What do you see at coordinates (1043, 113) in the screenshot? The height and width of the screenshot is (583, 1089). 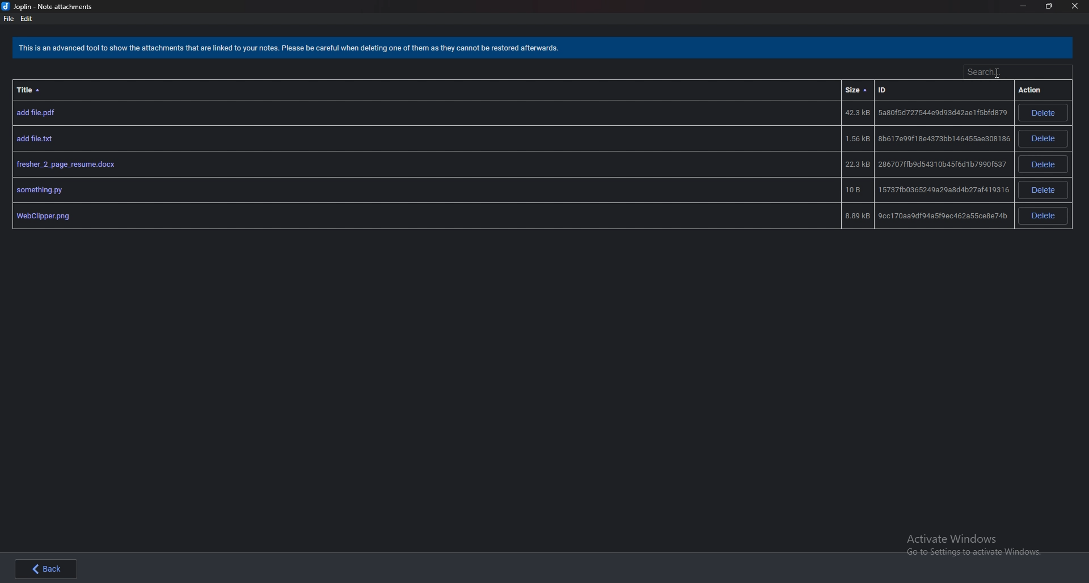 I see `delete` at bounding box center [1043, 113].